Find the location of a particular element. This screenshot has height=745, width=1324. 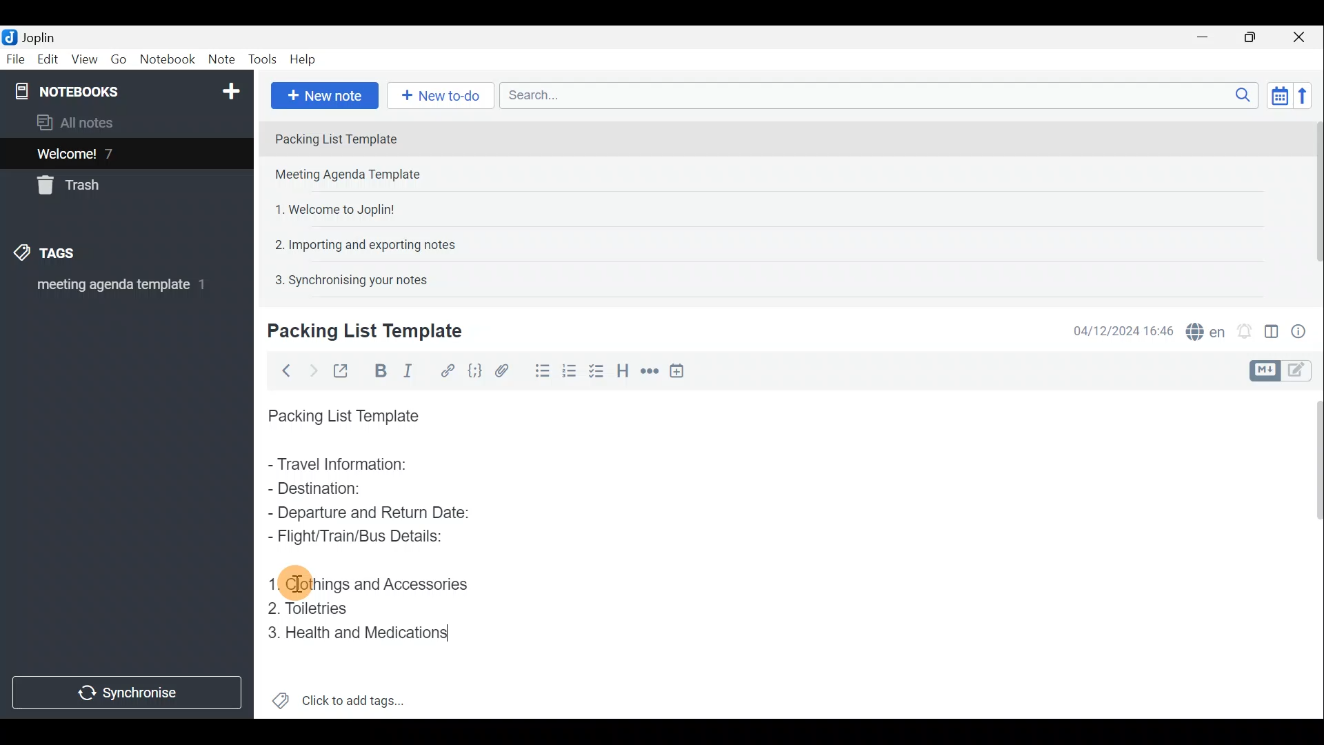

New note is located at coordinates (323, 94).